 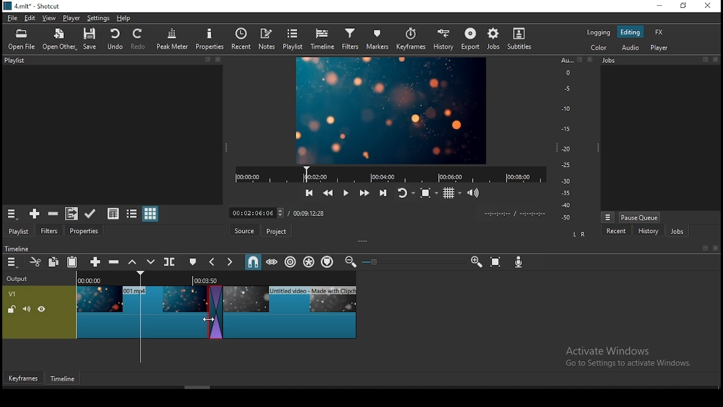 What do you see at coordinates (492, 39) in the screenshot?
I see `jobs` at bounding box center [492, 39].